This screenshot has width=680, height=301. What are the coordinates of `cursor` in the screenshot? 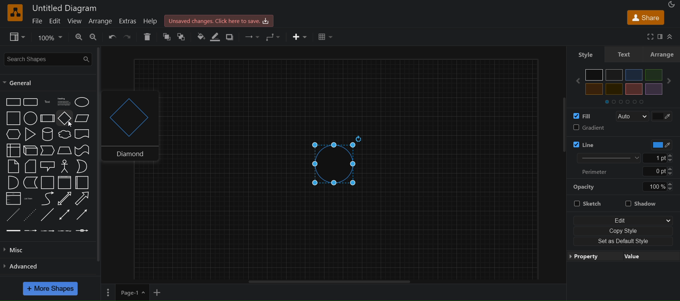 It's located at (70, 124).